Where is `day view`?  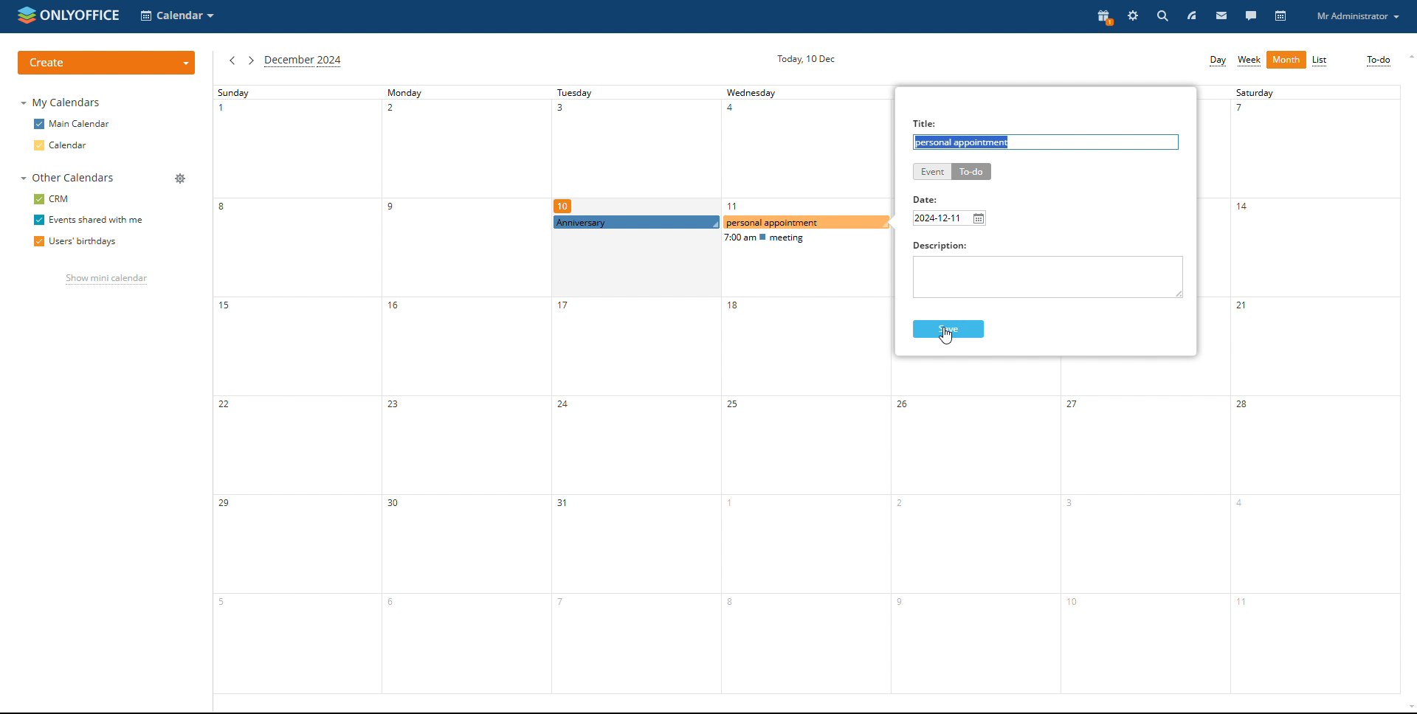
day view is located at coordinates (1216, 61).